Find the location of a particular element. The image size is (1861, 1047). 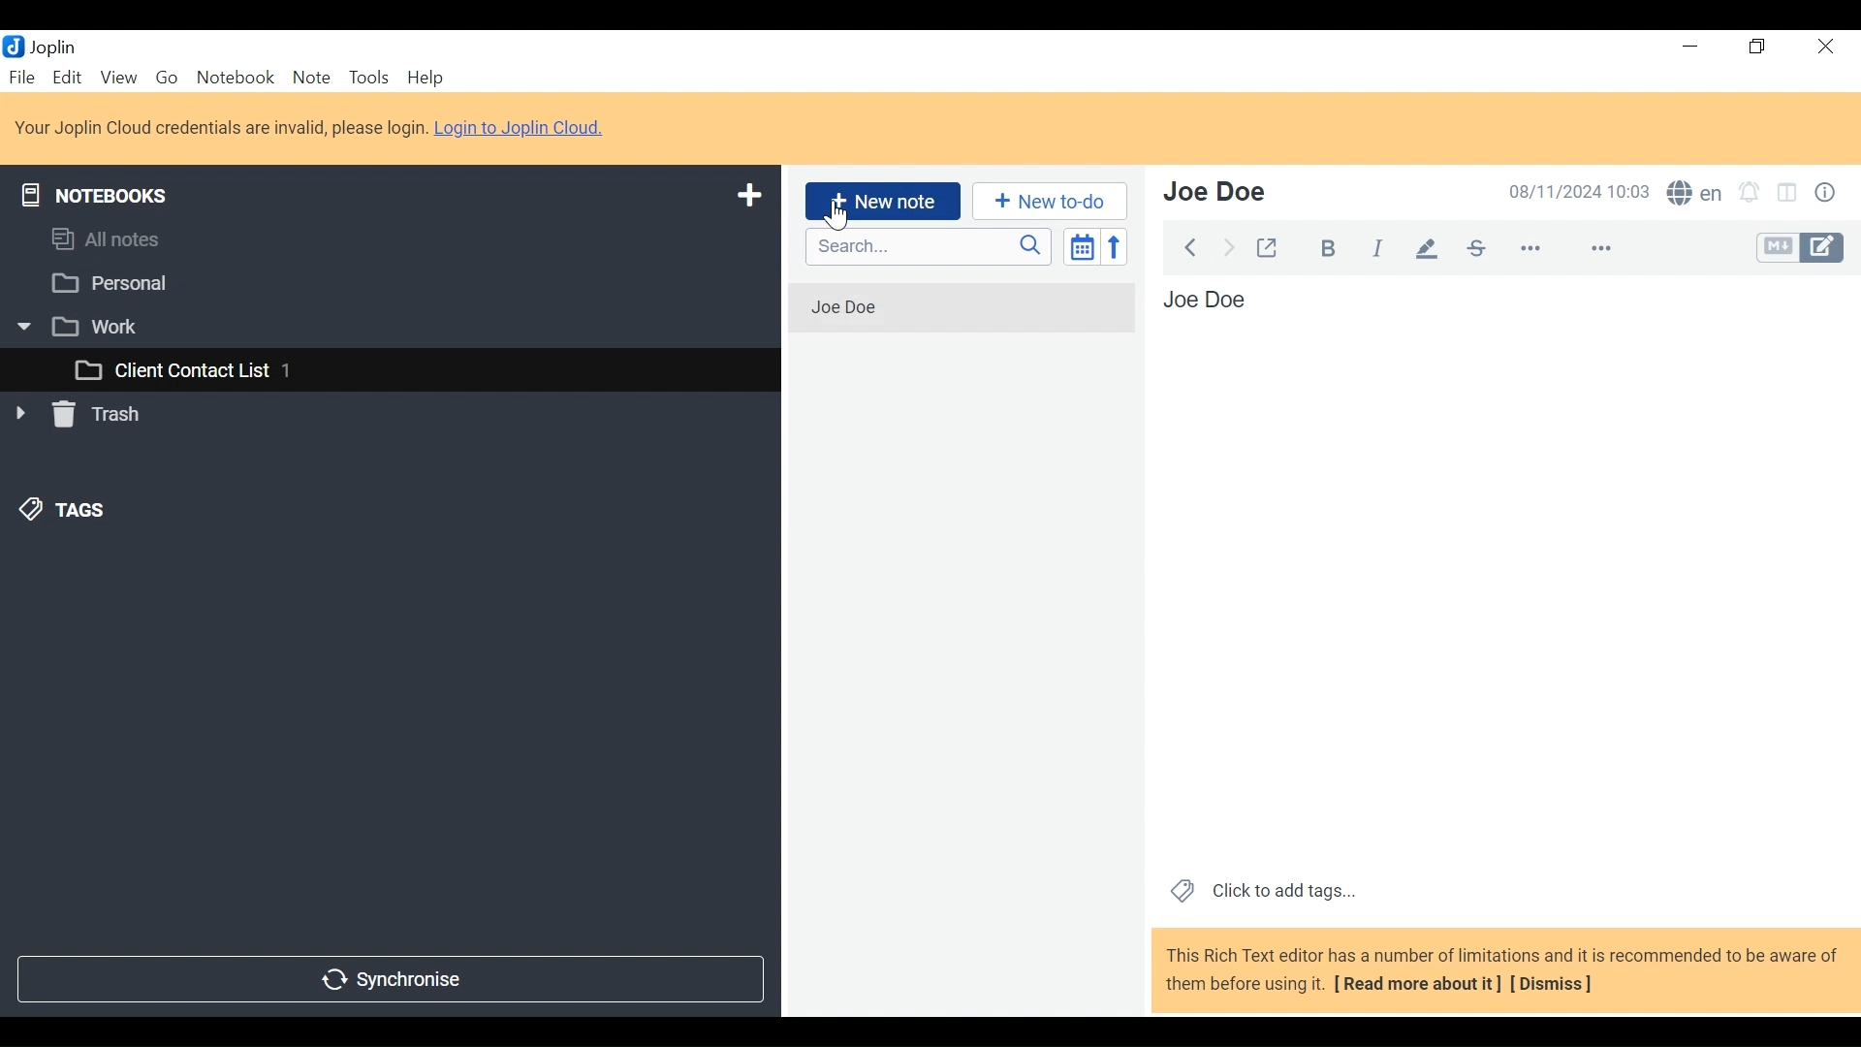

Highlight is located at coordinates (1428, 250).